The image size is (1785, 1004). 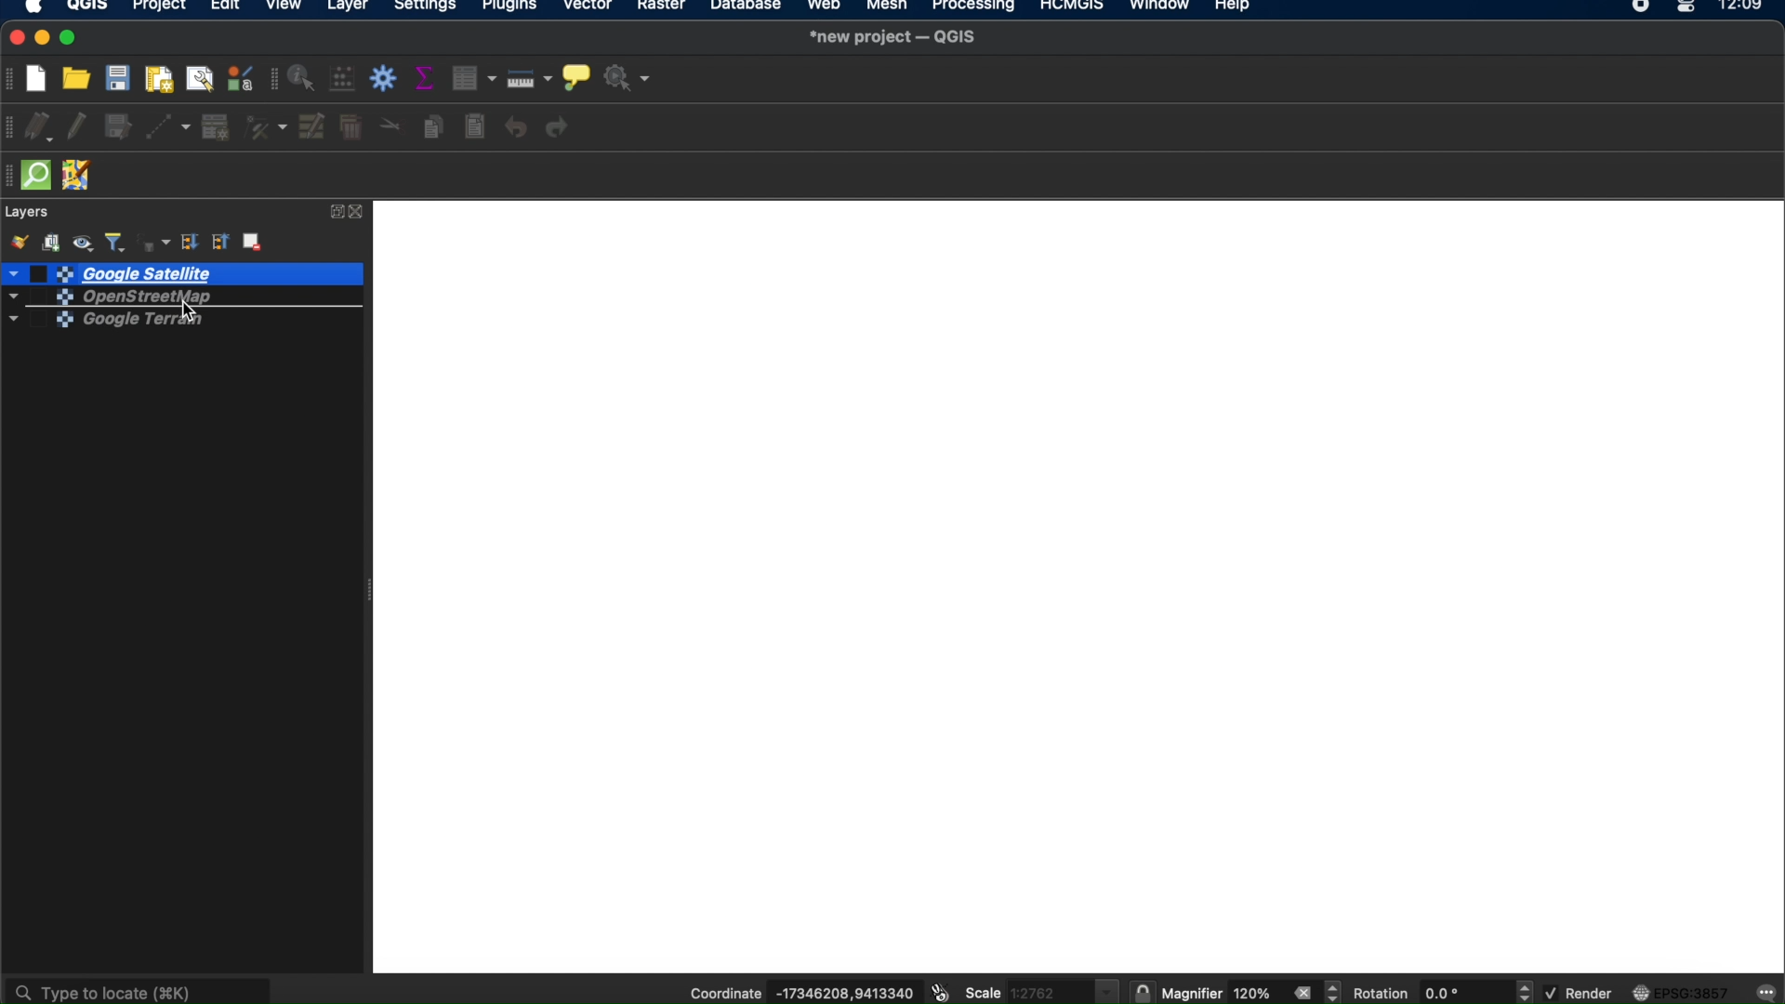 What do you see at coordinates (18, 242) in the screenshot?
I see `open layer styling panel` at bounding box center [18, 242].